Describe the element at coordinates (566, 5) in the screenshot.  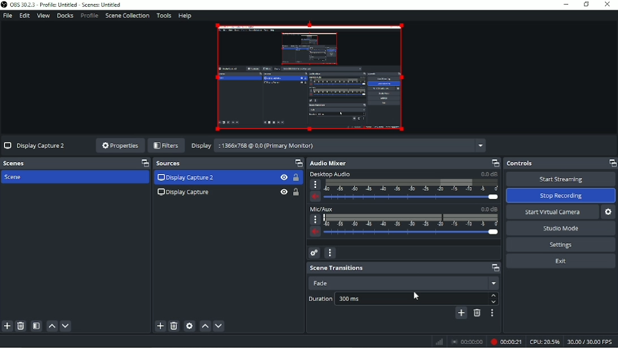
I see `Minimize` at that location.